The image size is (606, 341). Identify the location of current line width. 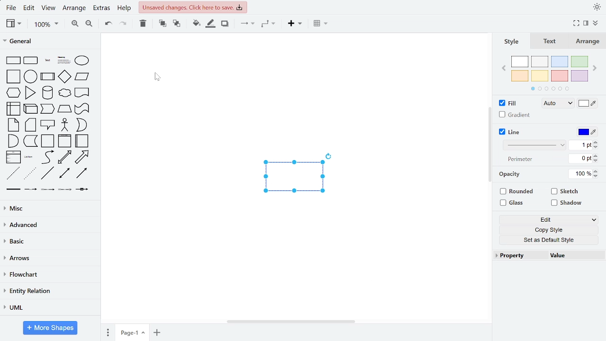
(580, 145).